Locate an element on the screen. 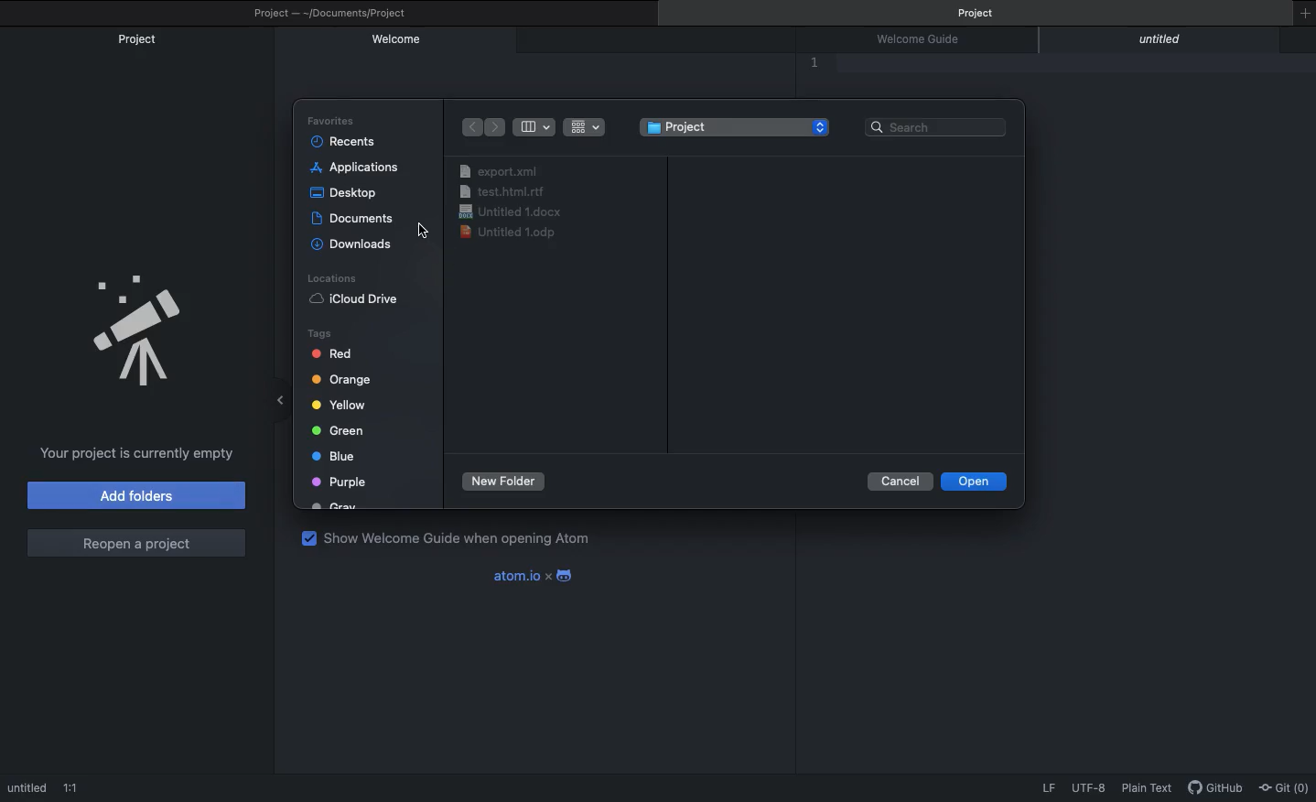 The width and height of the screenshot is (1316, 802). Desktop is located at coordinates (349, 193).